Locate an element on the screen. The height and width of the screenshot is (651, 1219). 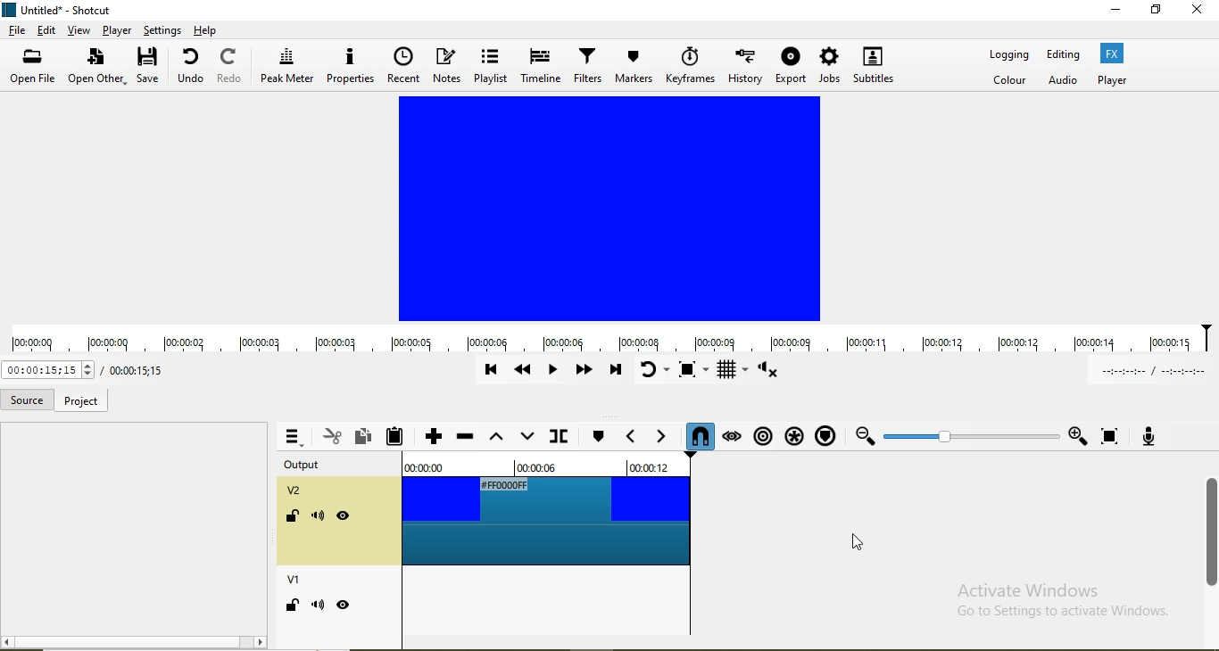
Zoom out is located at coordinates (863, 434).